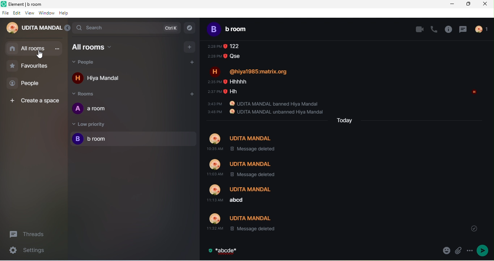  Describe the element at coordinates (484, 29) in the screenshot. I see `people` at that location.